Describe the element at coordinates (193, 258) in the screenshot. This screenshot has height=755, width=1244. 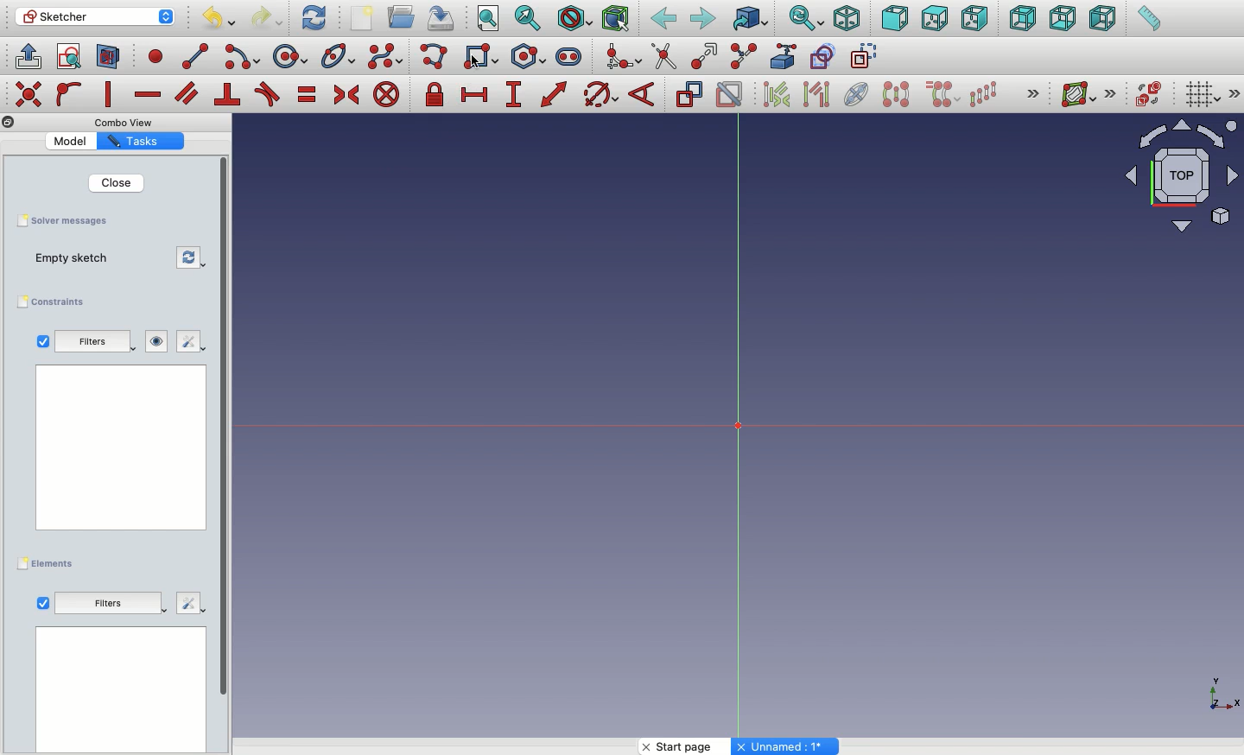
I see `refresh` at that location.